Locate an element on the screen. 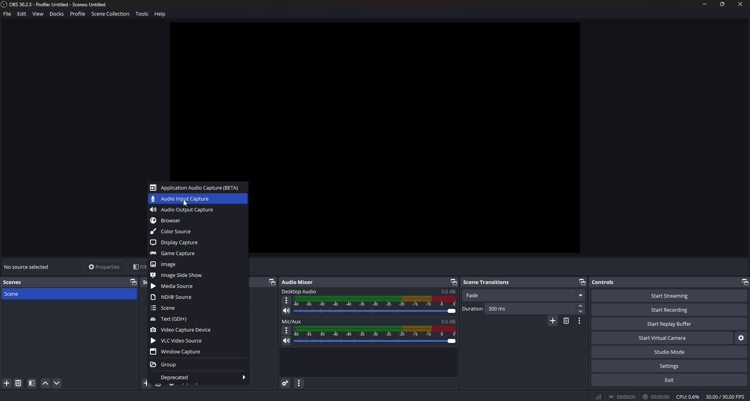 The image size is (750, 401). volume level is located at coordinates (448, 321).